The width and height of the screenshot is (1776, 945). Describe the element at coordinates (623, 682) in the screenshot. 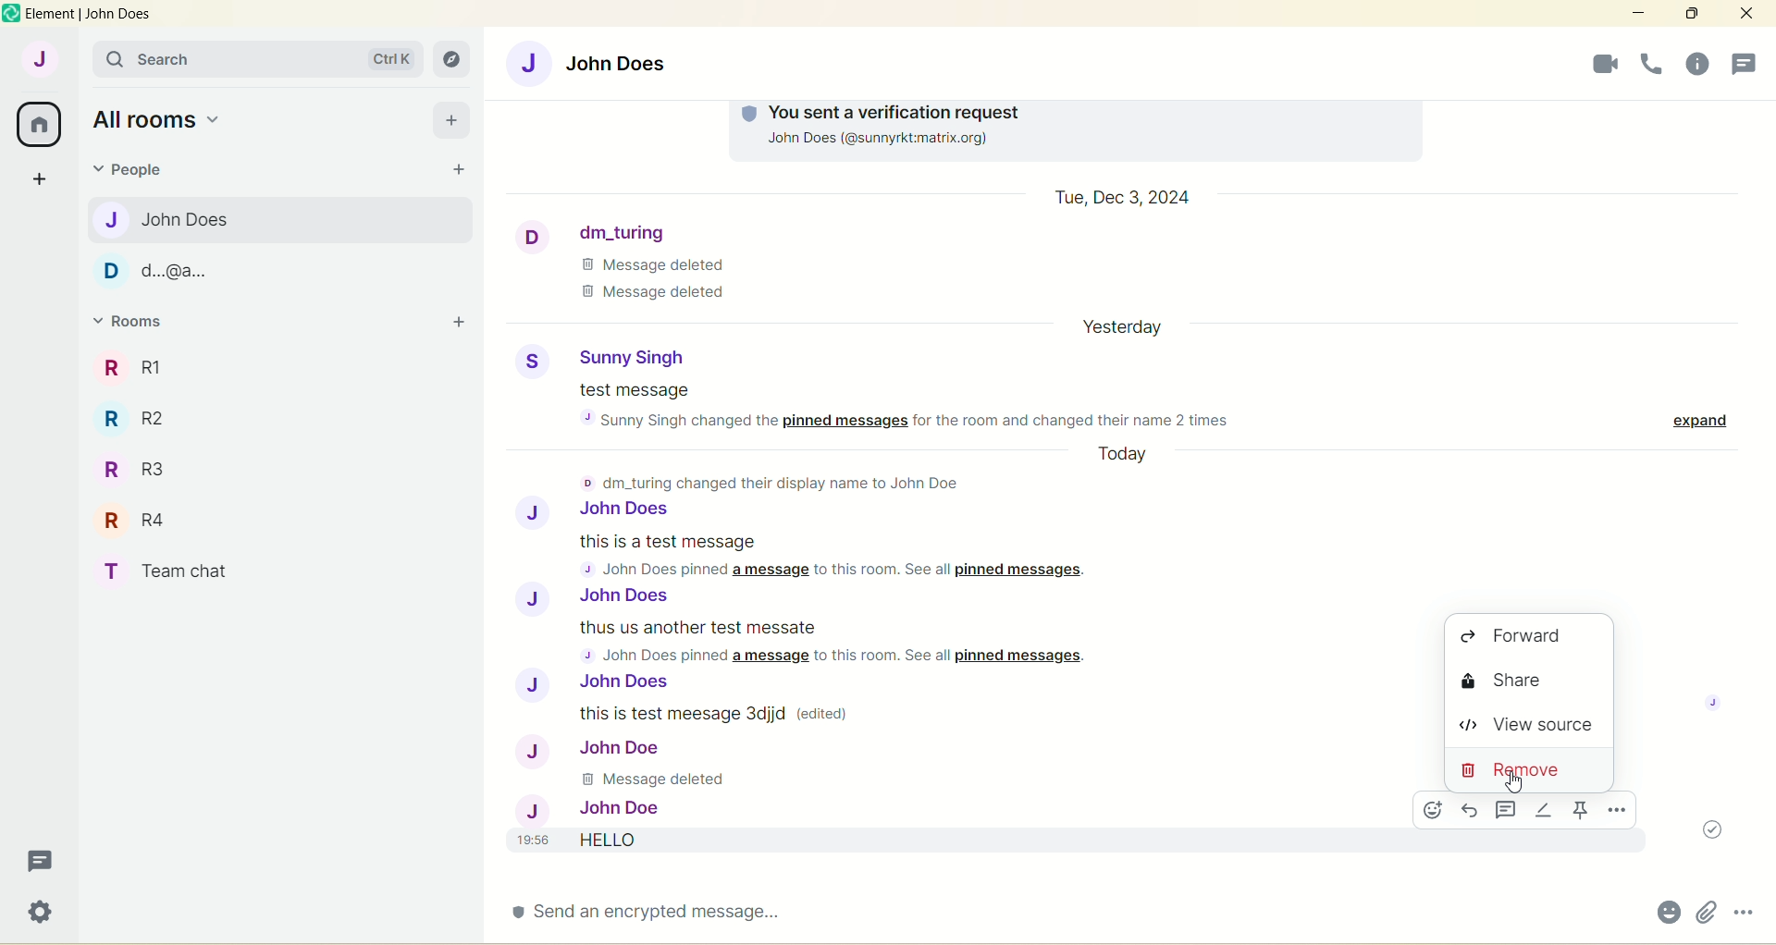

I see `John Does` at that location.